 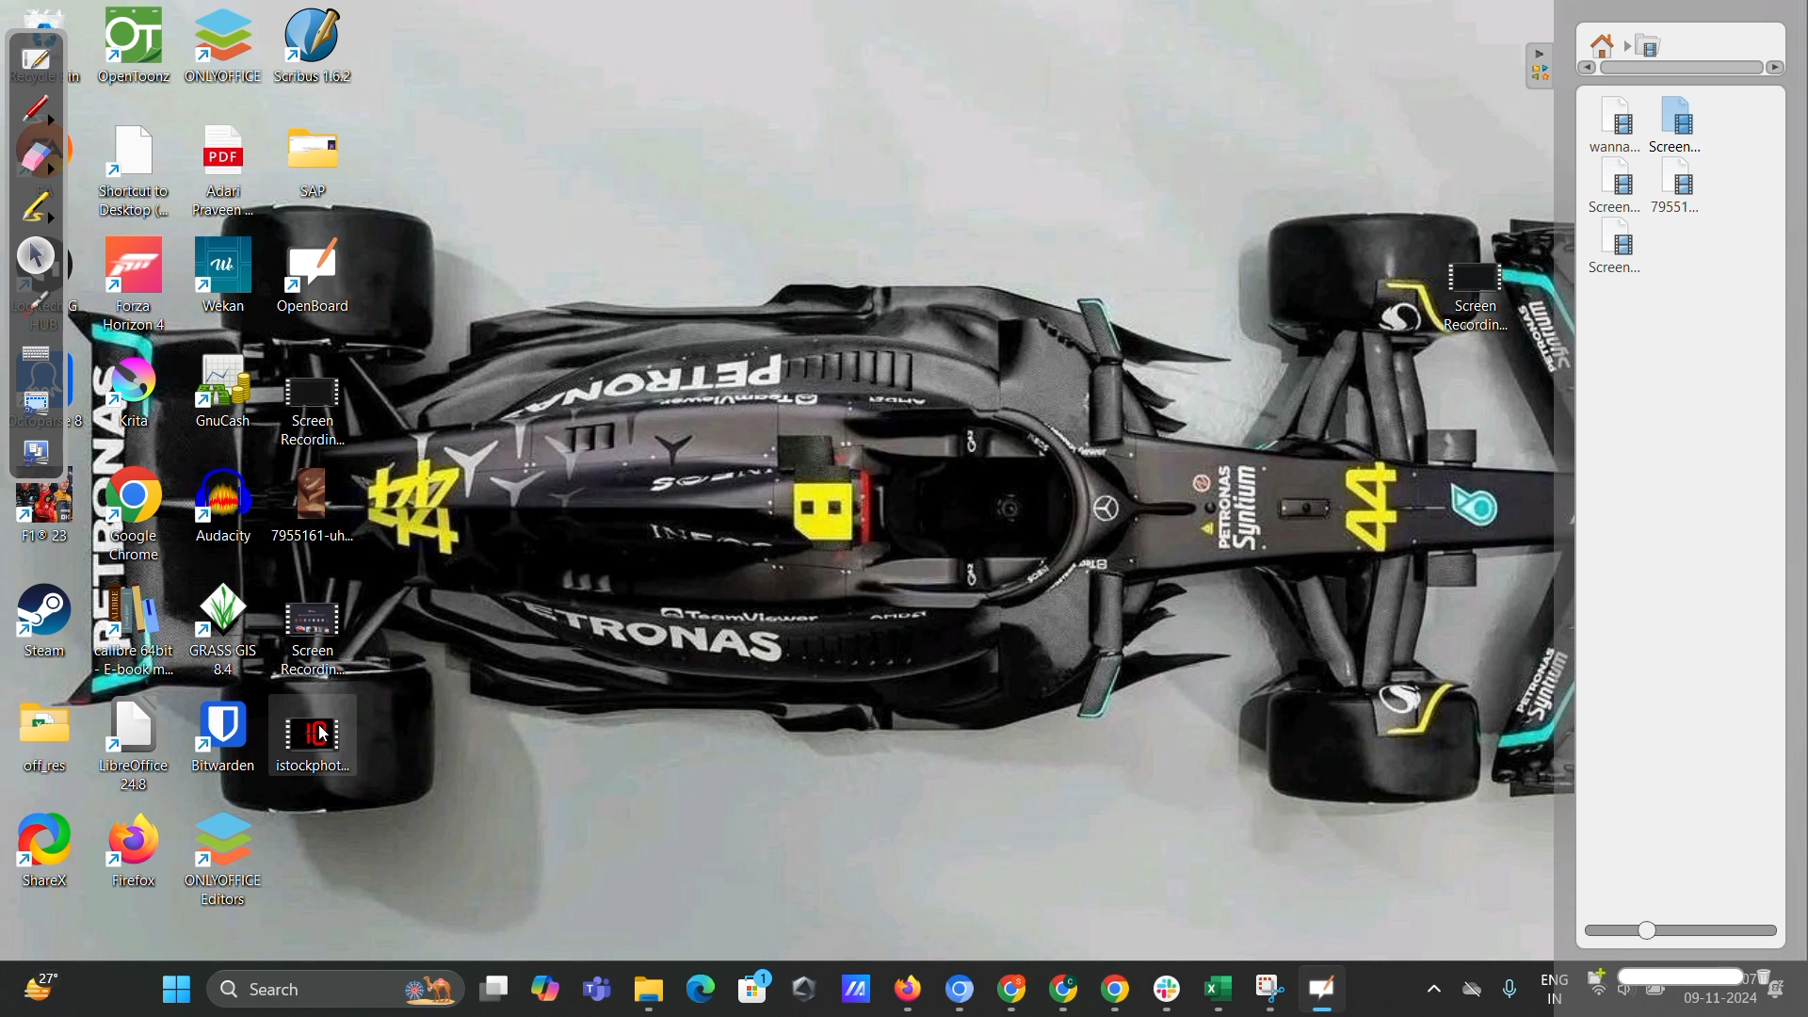 I want to click on zoom slider, so click(x=1684, y=928).